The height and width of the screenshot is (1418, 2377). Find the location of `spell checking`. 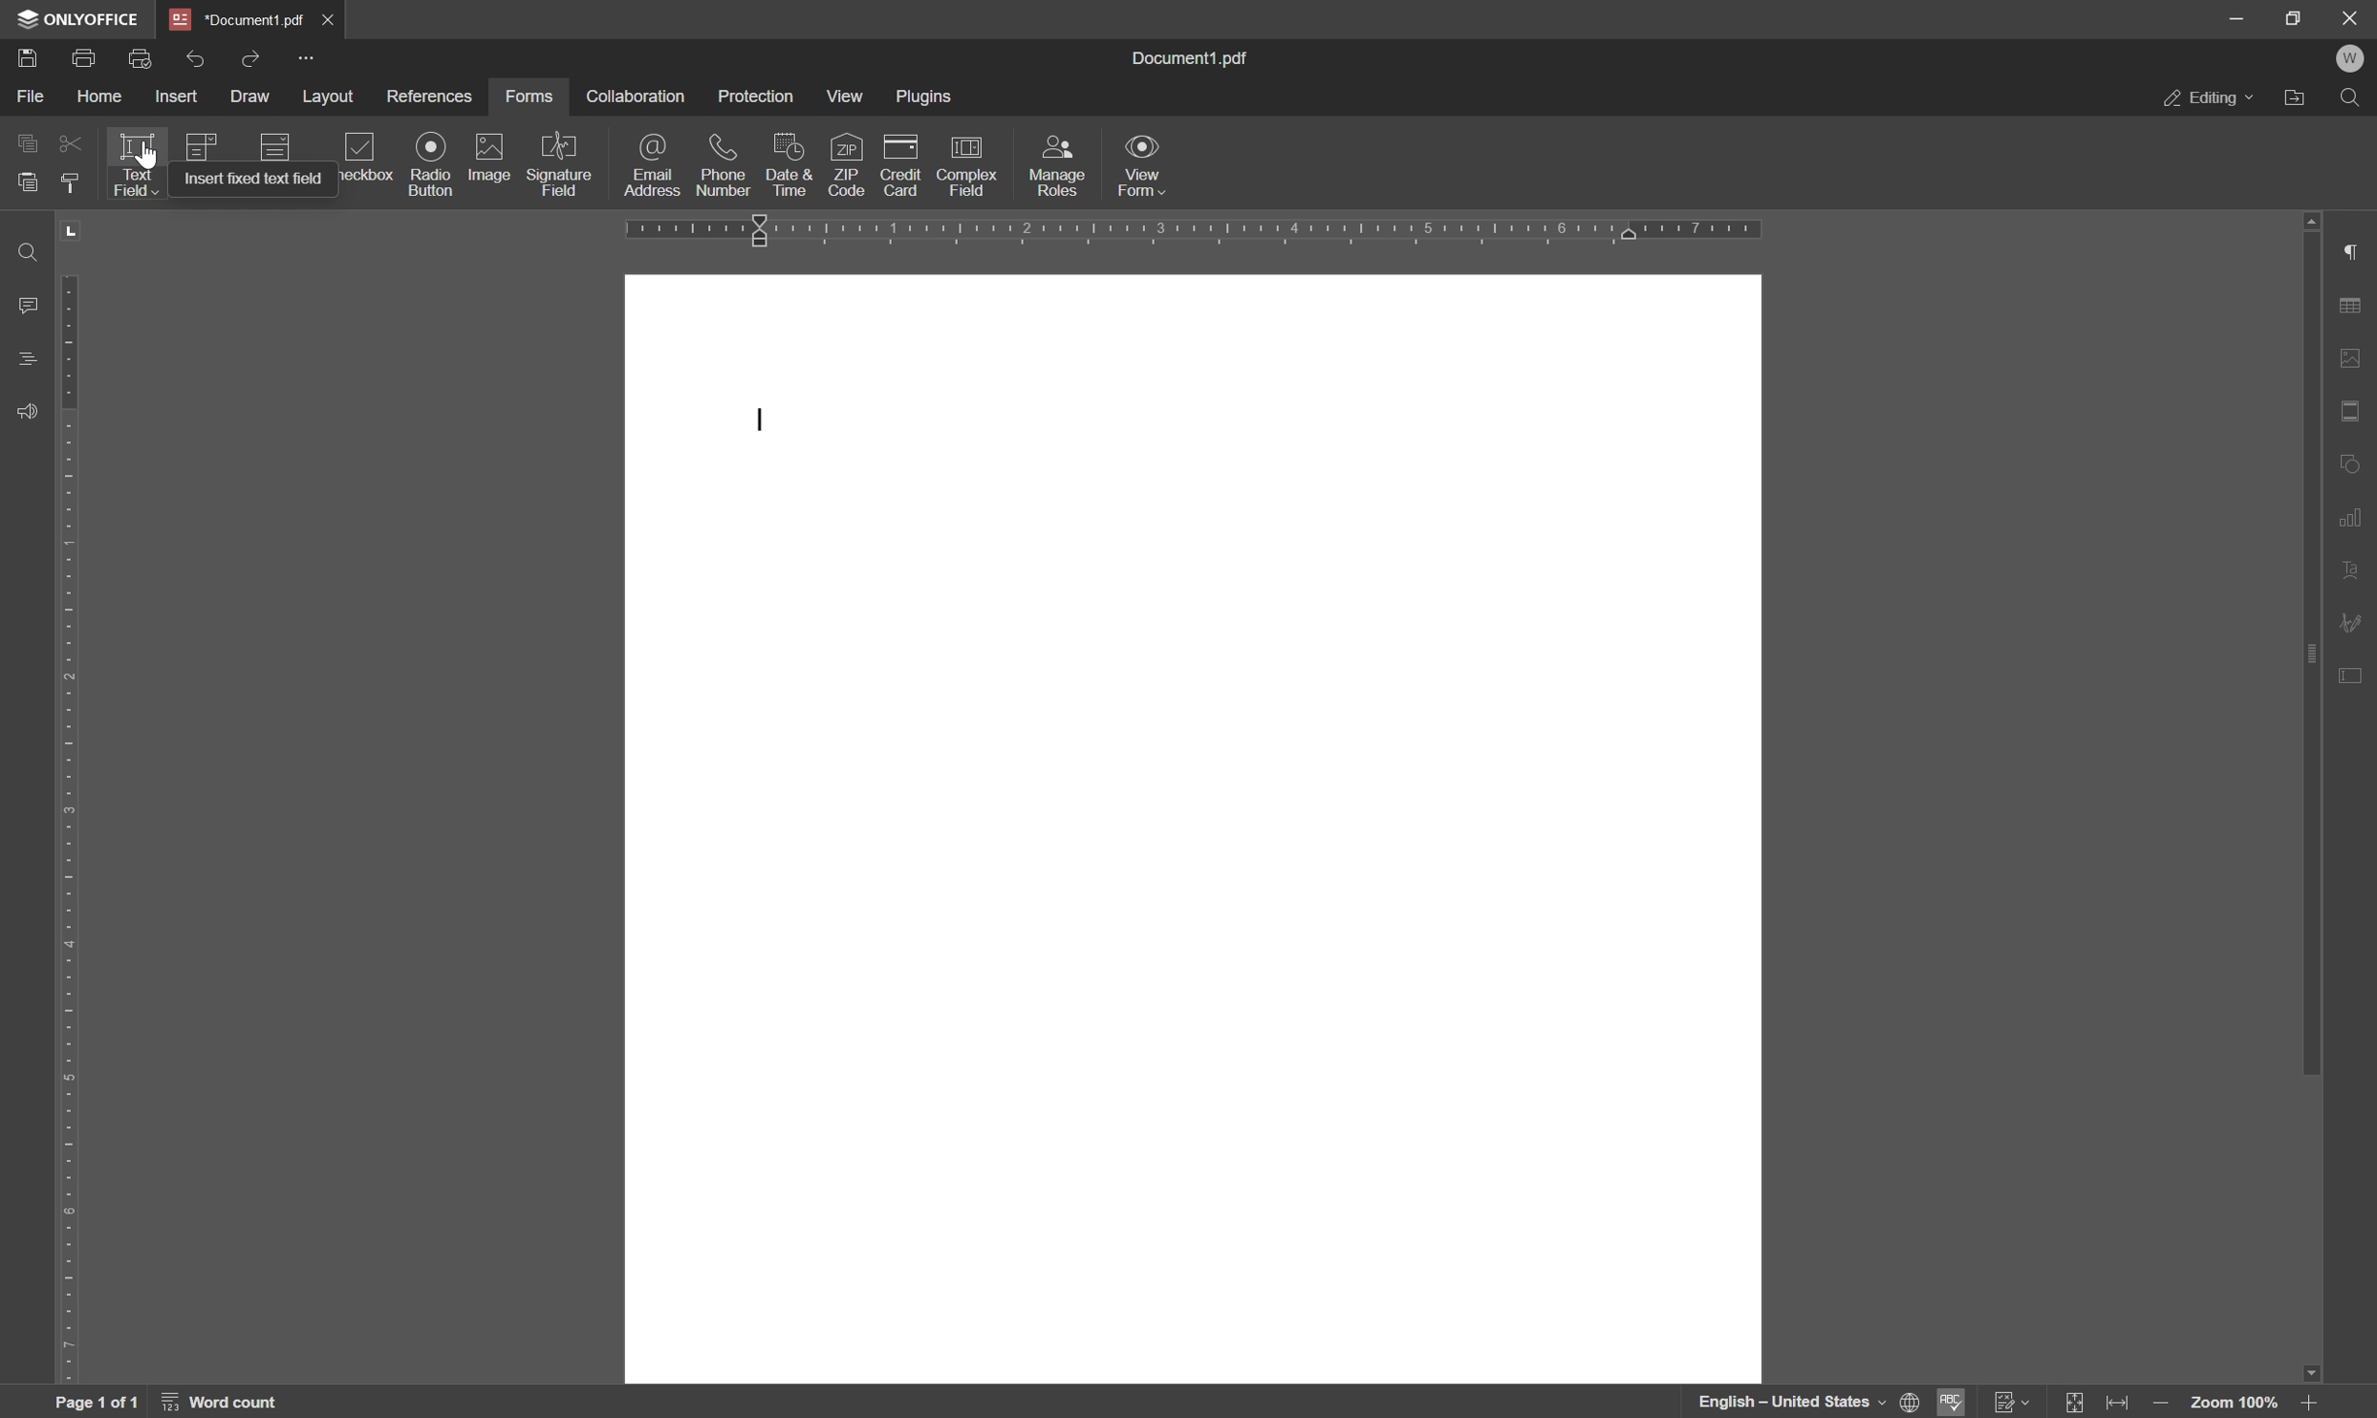

spell checking is located at coordinates (1955, 1402).